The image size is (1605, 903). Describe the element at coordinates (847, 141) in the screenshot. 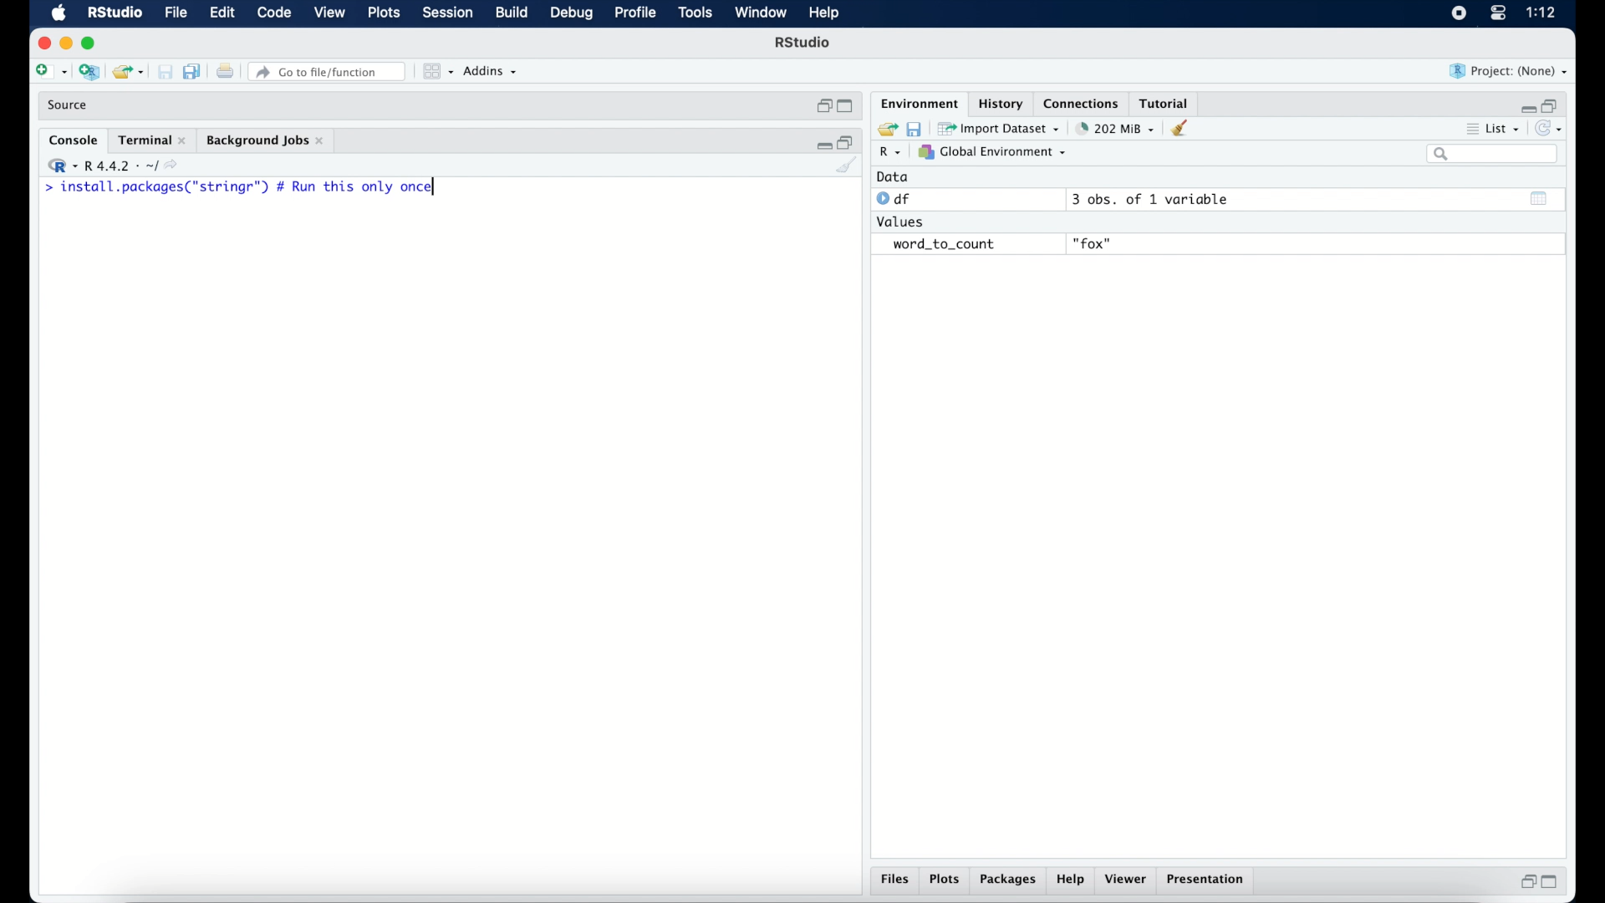

I see `restore down` at that location.